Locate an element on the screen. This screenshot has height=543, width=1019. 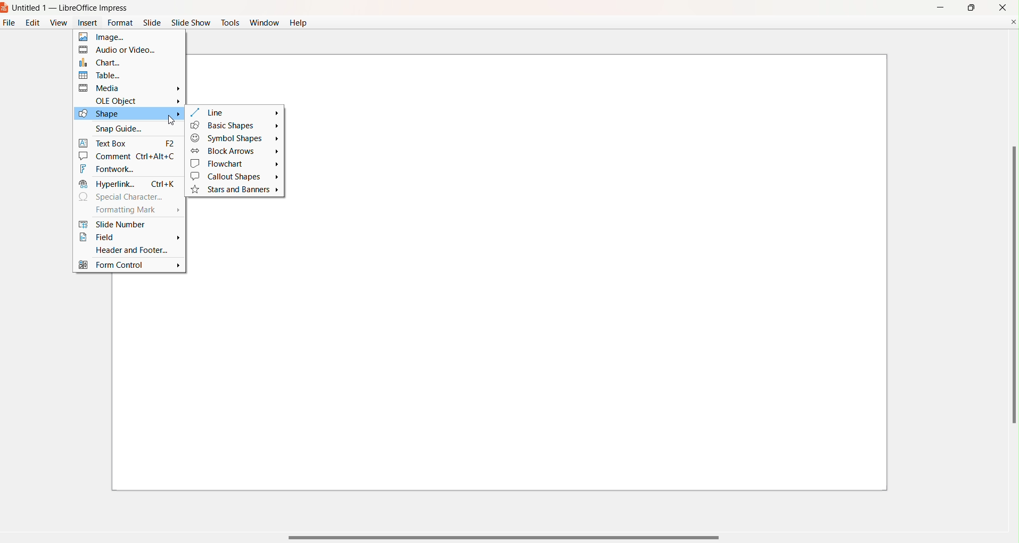
Image is located at coordinates (122, 37).